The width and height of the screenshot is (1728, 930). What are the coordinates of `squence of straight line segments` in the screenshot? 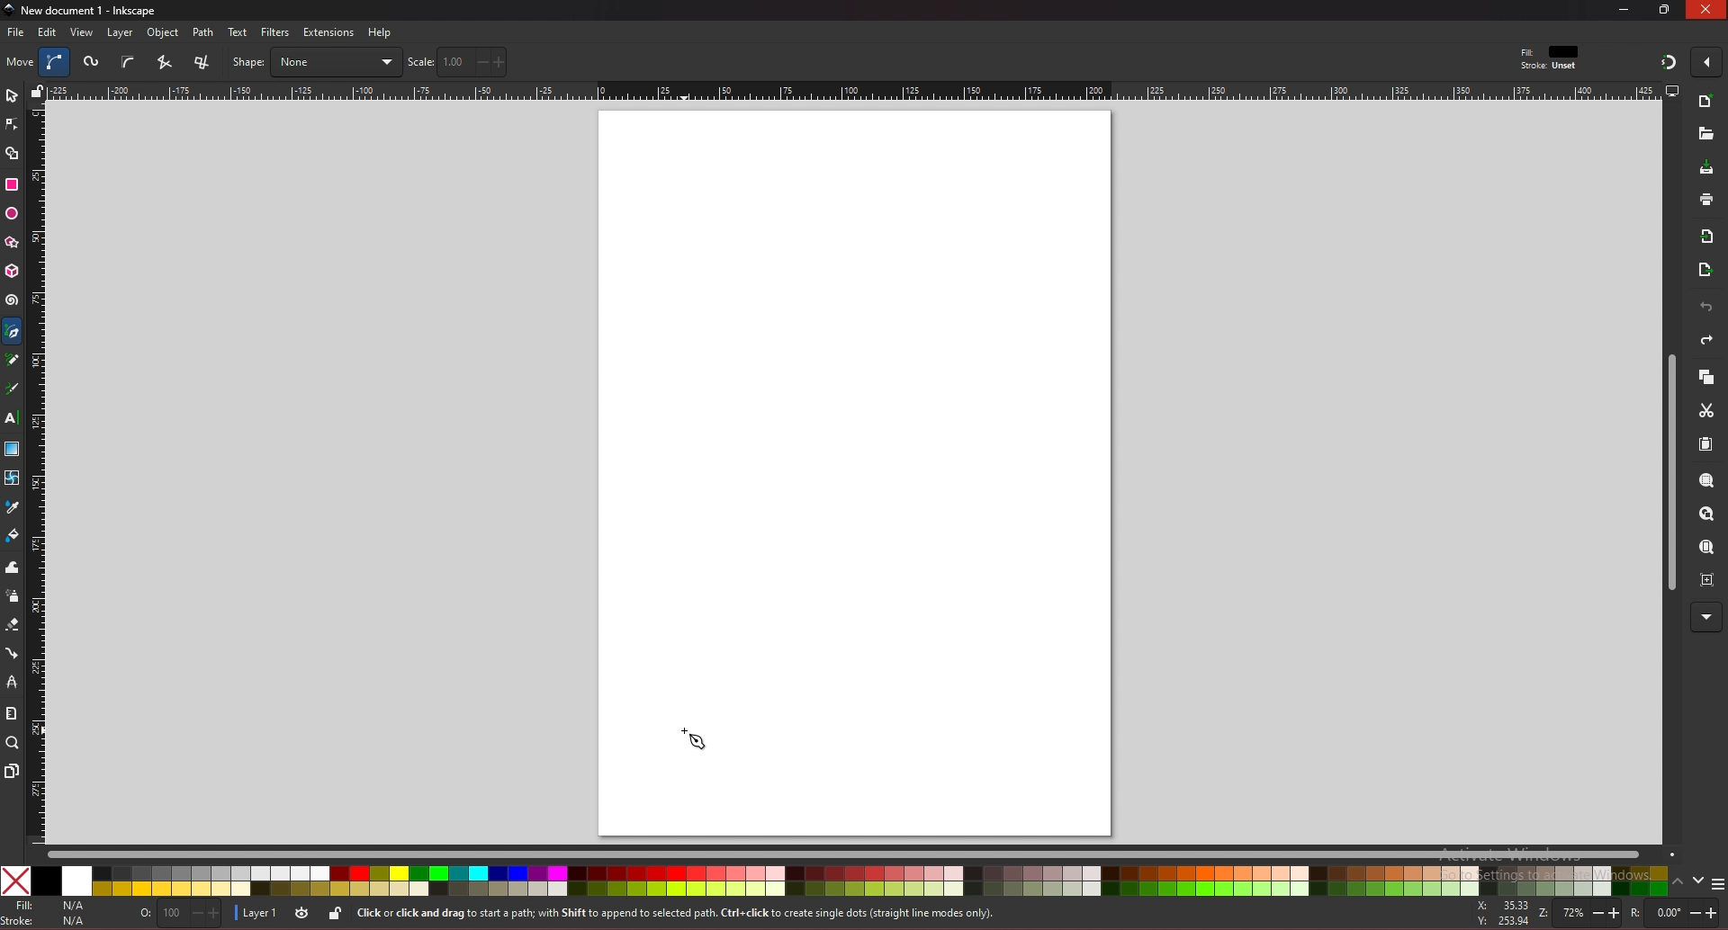 It's located at (164, 62).